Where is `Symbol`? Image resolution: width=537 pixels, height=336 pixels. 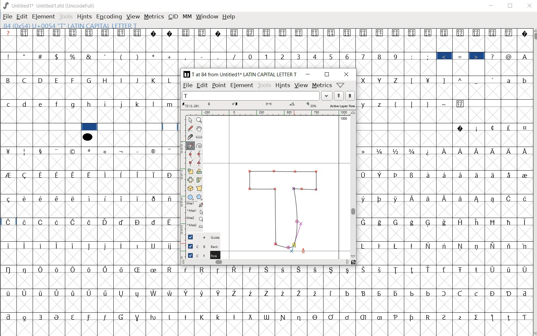
Symbol is located at coordinates (187, 33).